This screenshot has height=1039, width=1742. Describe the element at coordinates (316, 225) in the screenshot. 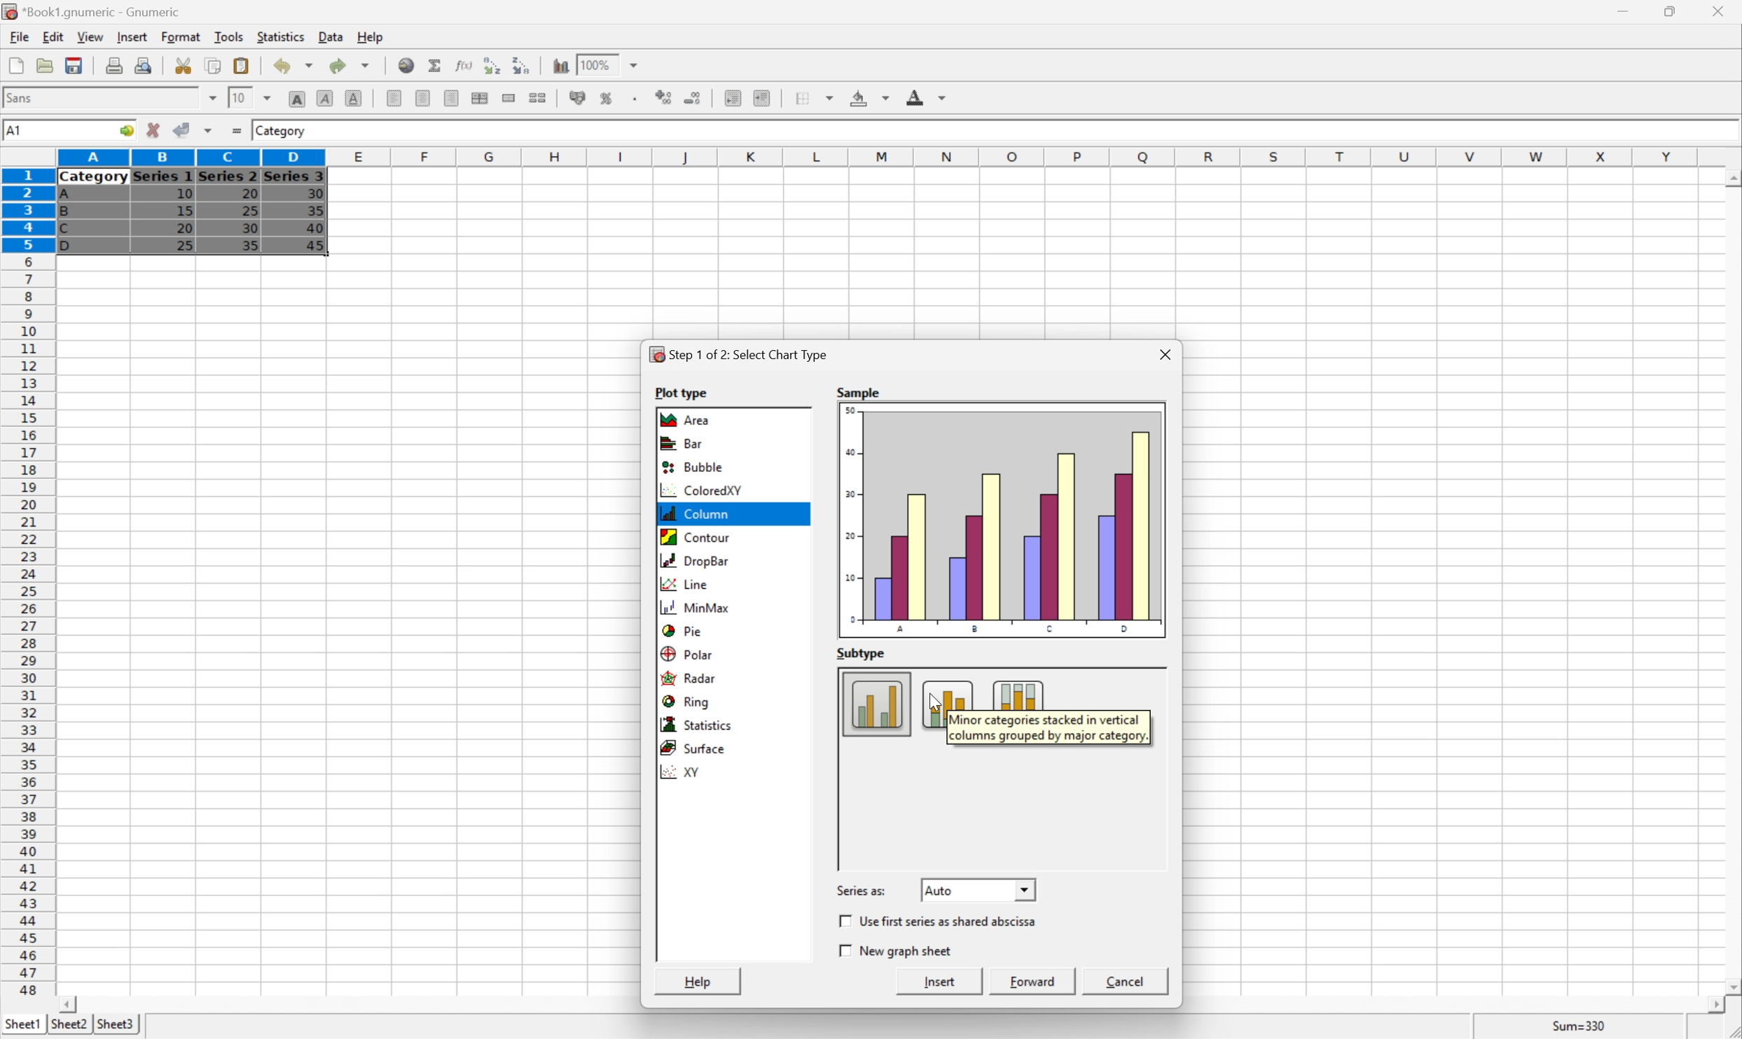

I see `40` at that location.